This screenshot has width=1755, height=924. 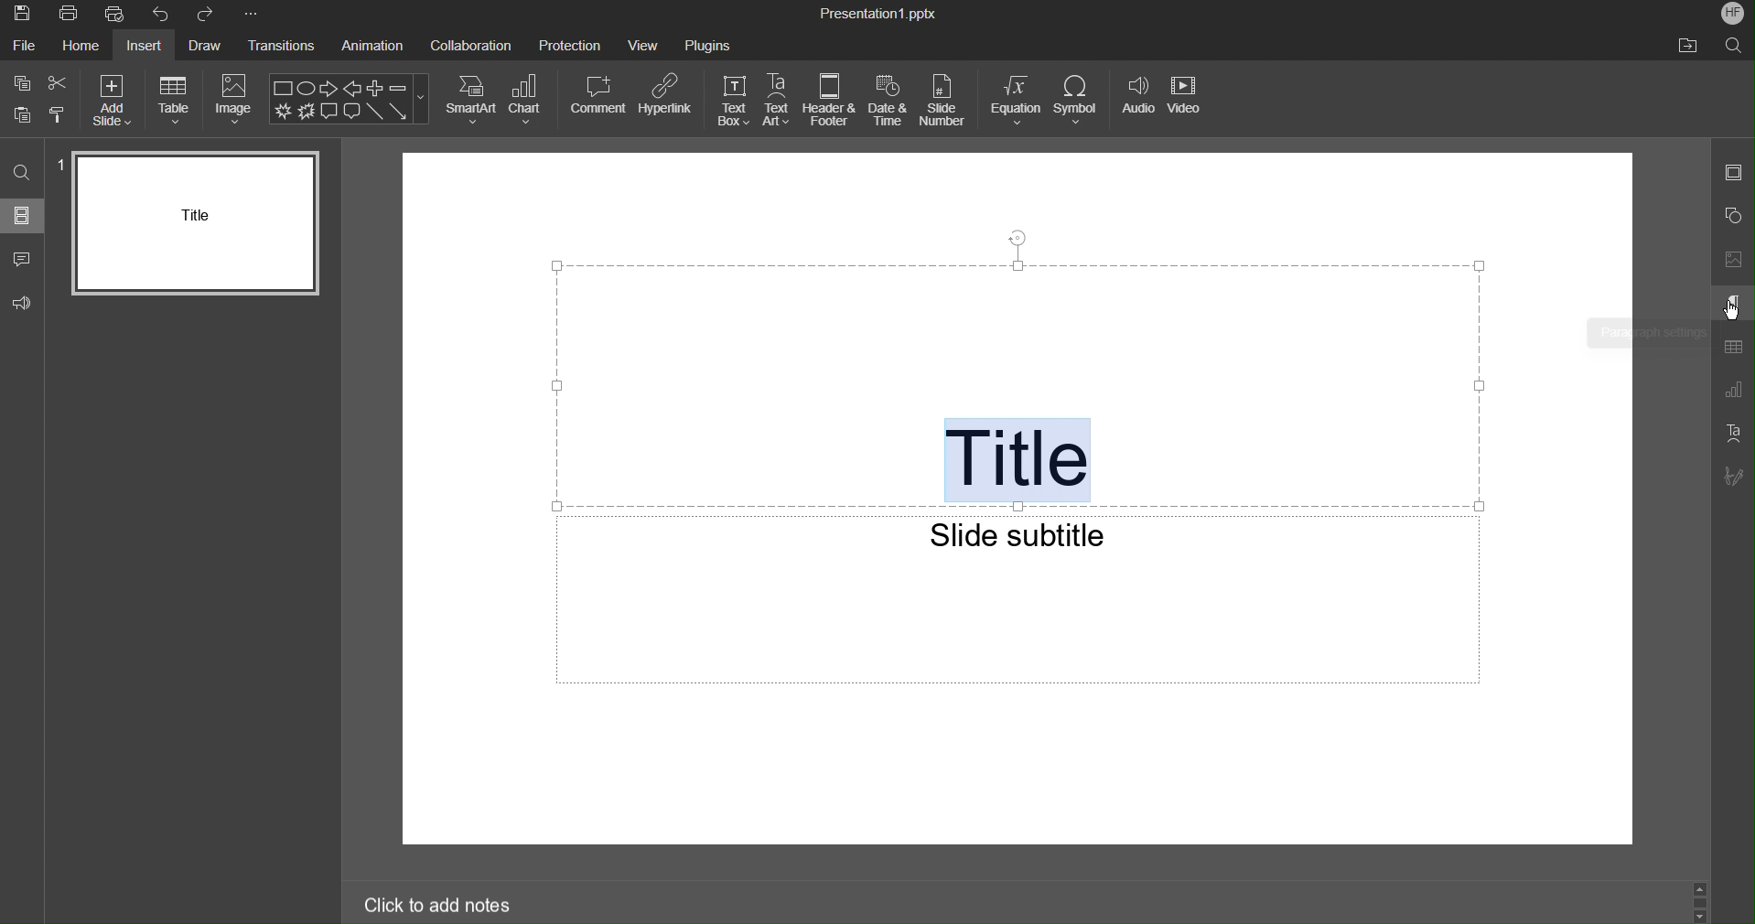 What do you see at coordinates (281, 48) in the screenshot?
I see `Transitions` at bounding box center [281, 48].